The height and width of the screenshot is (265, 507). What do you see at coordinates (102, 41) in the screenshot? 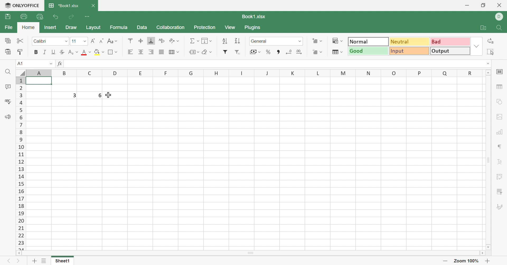
I see `Decrement font size` at bounding box center [102, 41].